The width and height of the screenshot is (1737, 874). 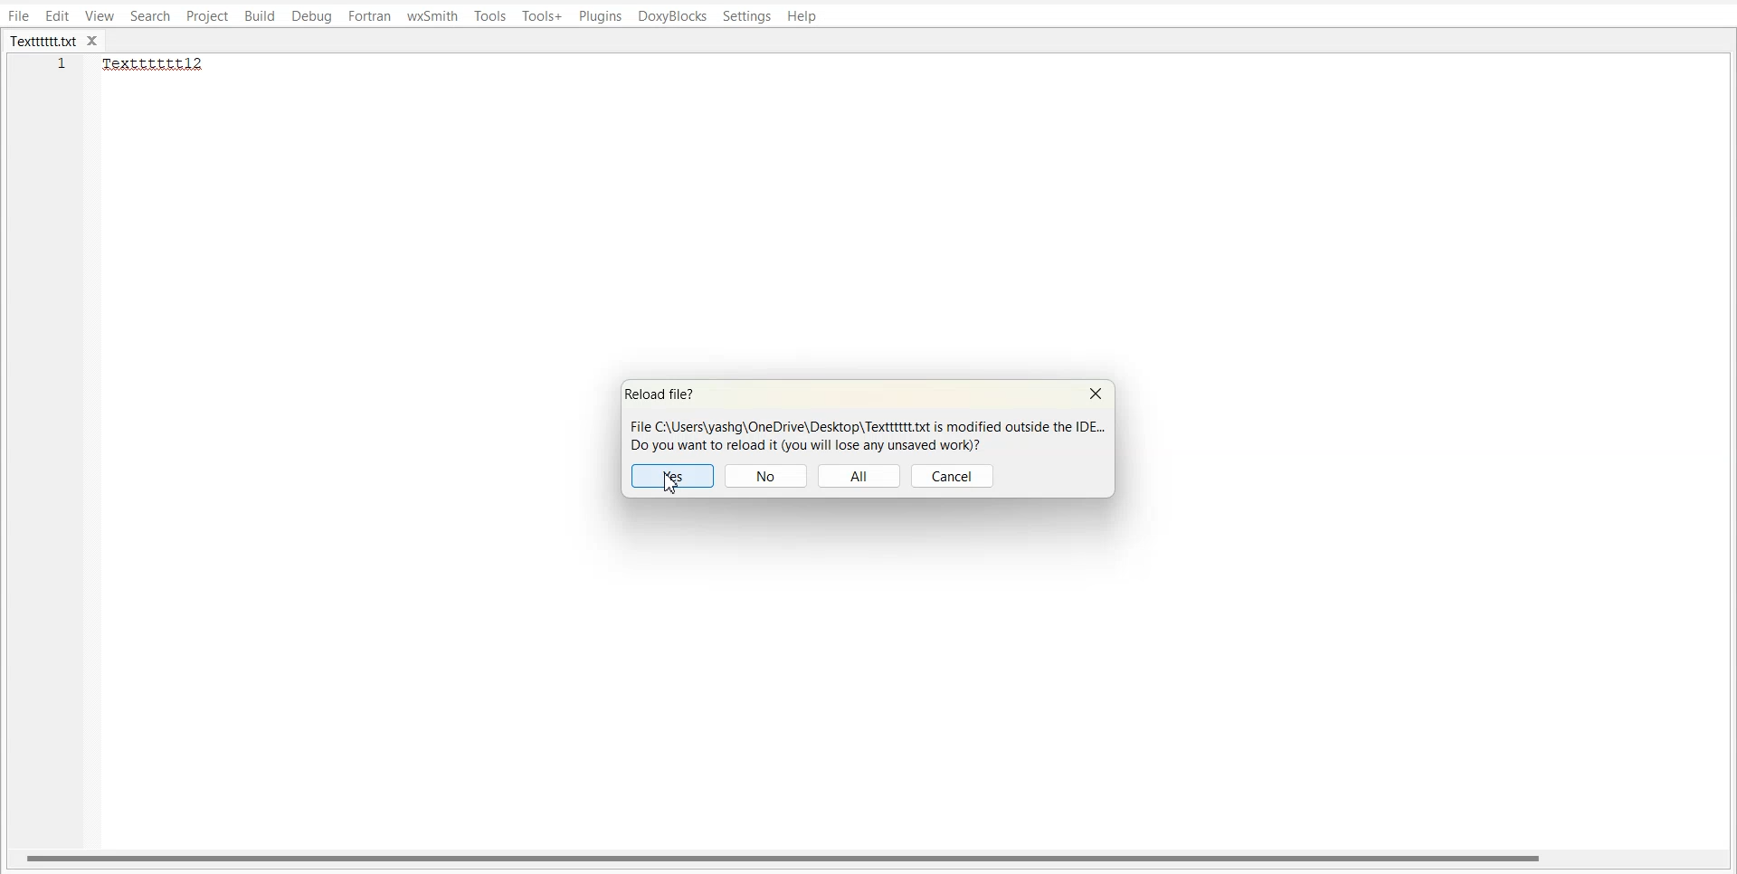 I want to click on Cancel, so click(x=954, y=476).